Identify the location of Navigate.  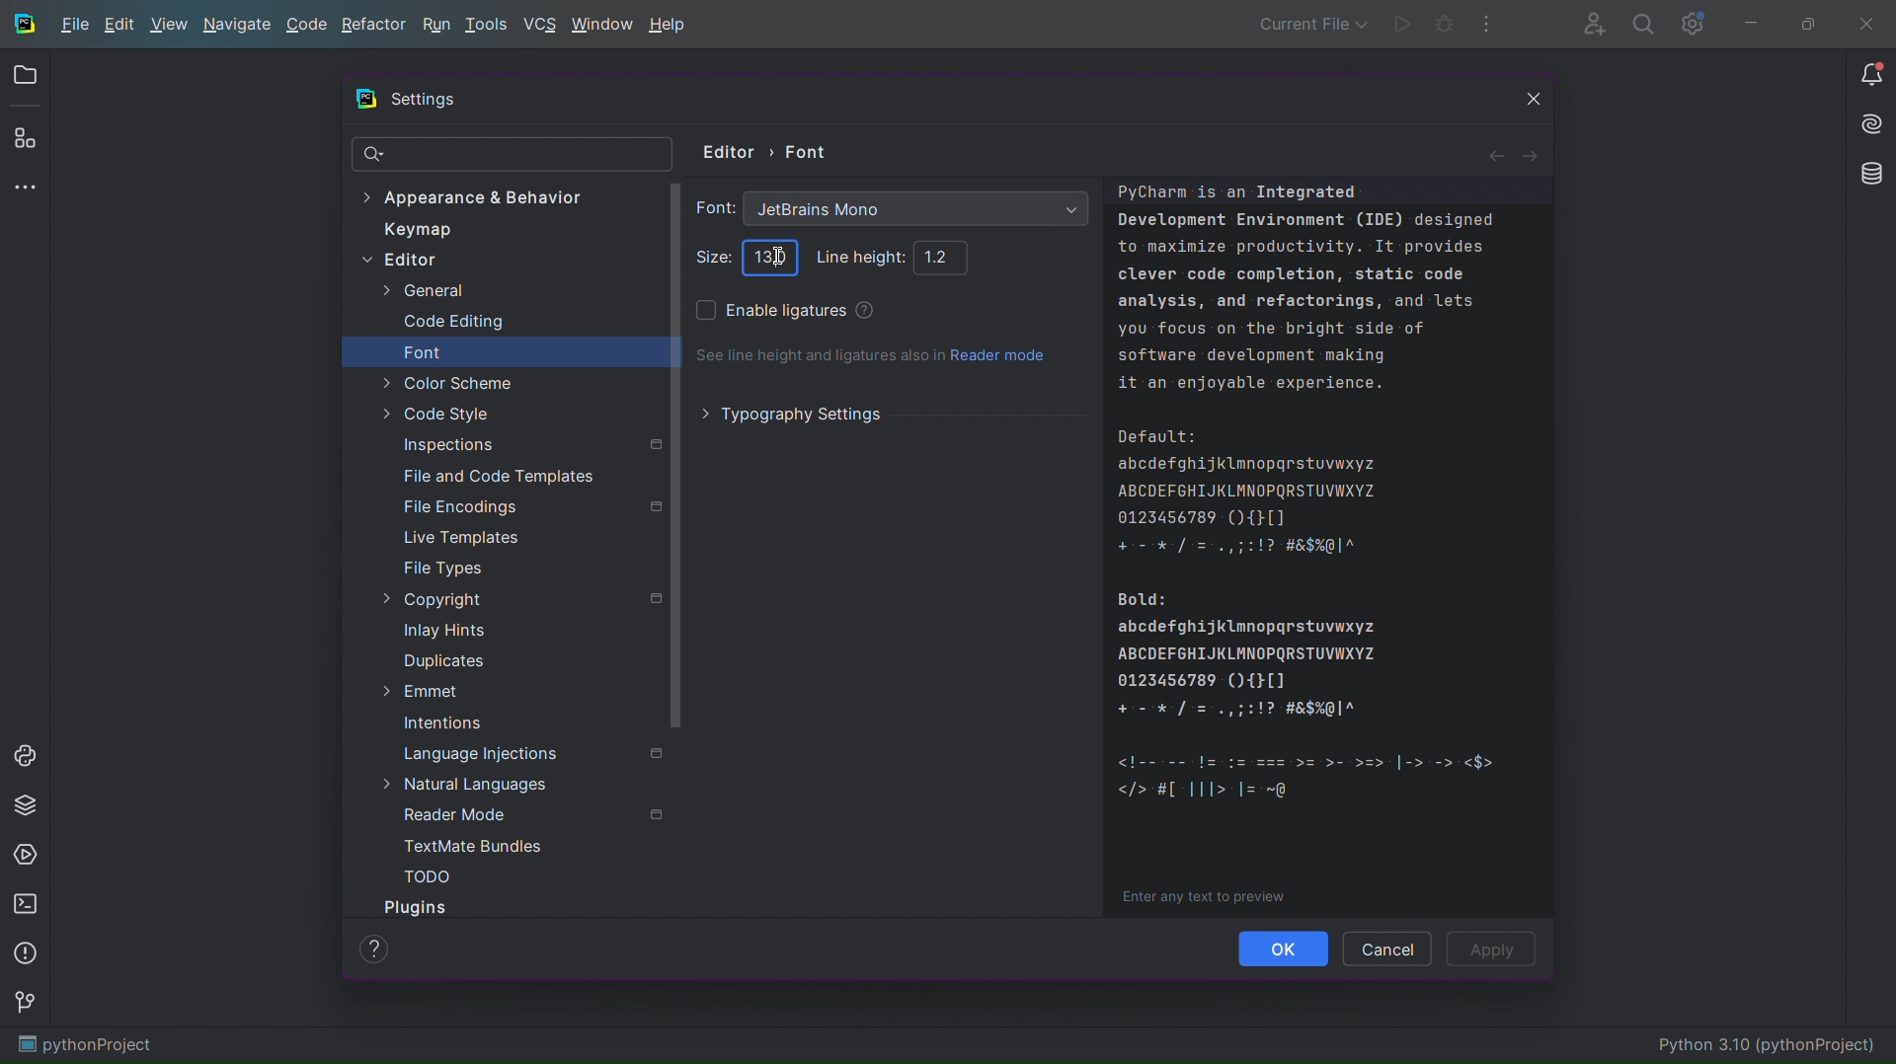
(238, 28).